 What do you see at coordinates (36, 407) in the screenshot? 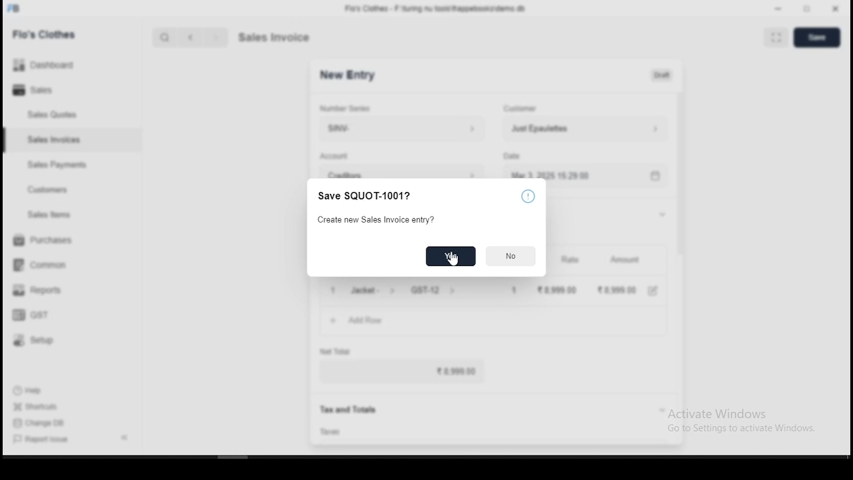
I see `shortouts` at bounding box center [36, 407].